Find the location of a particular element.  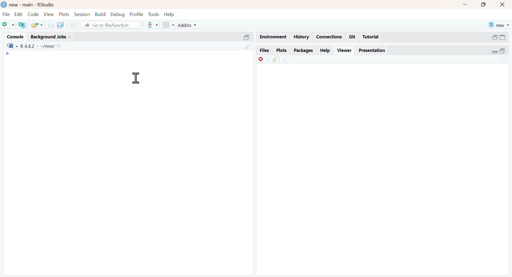

Presentation is located at coordinates (374, 50).